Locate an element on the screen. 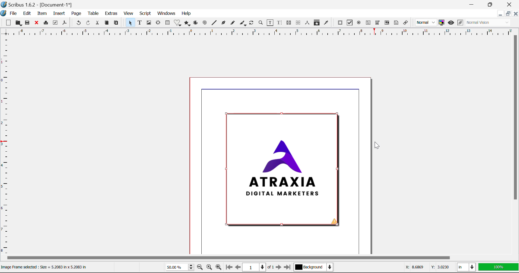 This screenshot has height=273, width=519. Next page is located at coordinates (279, 267).